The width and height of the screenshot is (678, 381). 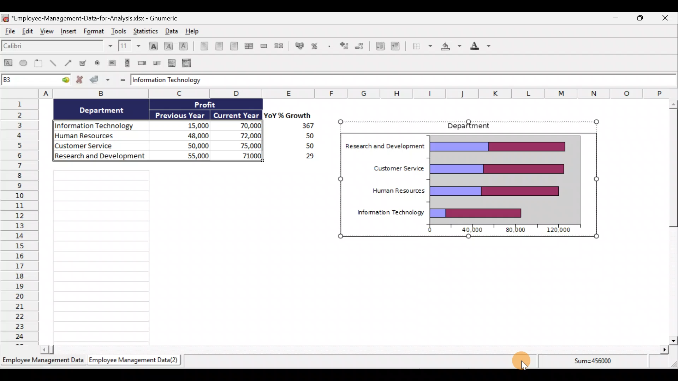 I want to click on Create a scrollbar, so click(x=126, y=63).